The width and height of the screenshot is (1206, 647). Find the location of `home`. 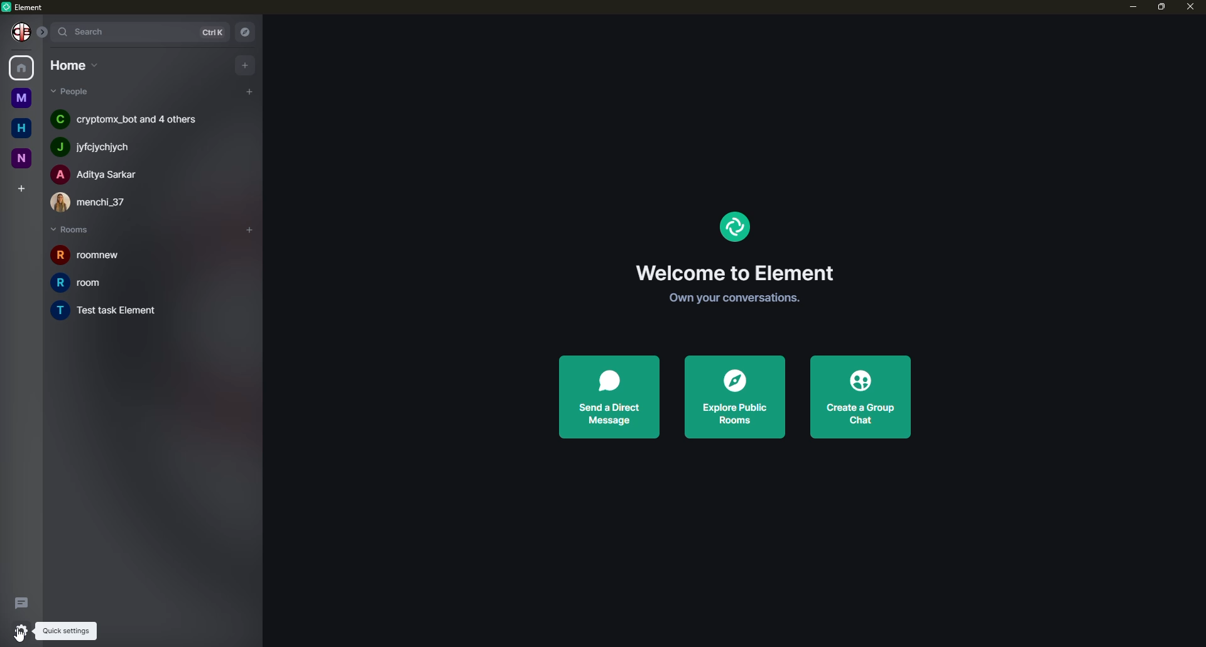

home is located at coordinates (70, 64).